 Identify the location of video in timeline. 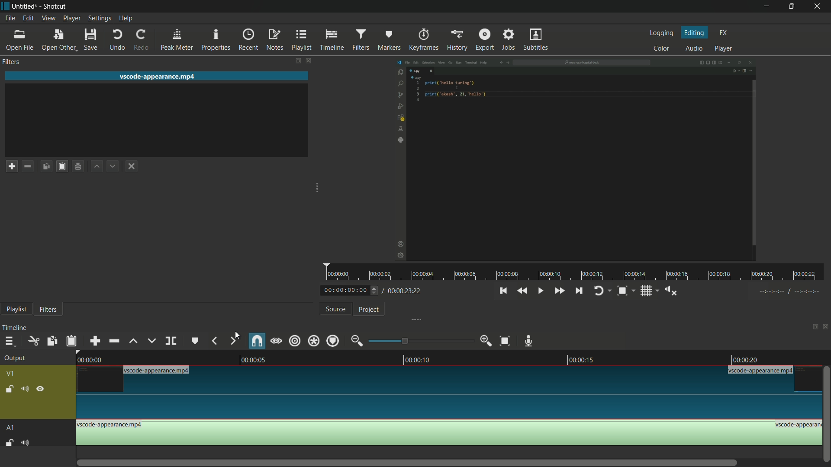
(450, 398).